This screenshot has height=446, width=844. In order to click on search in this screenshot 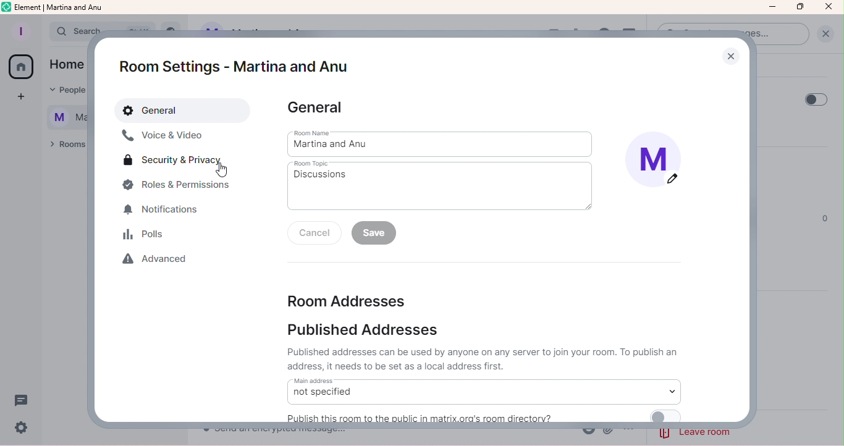, I will do `click(80, 32)`.